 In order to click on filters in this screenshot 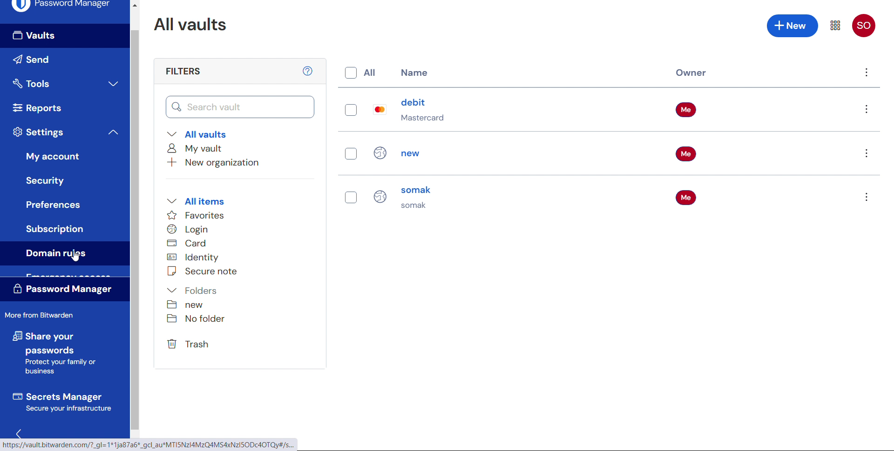, I will do `click(183, 72)`.